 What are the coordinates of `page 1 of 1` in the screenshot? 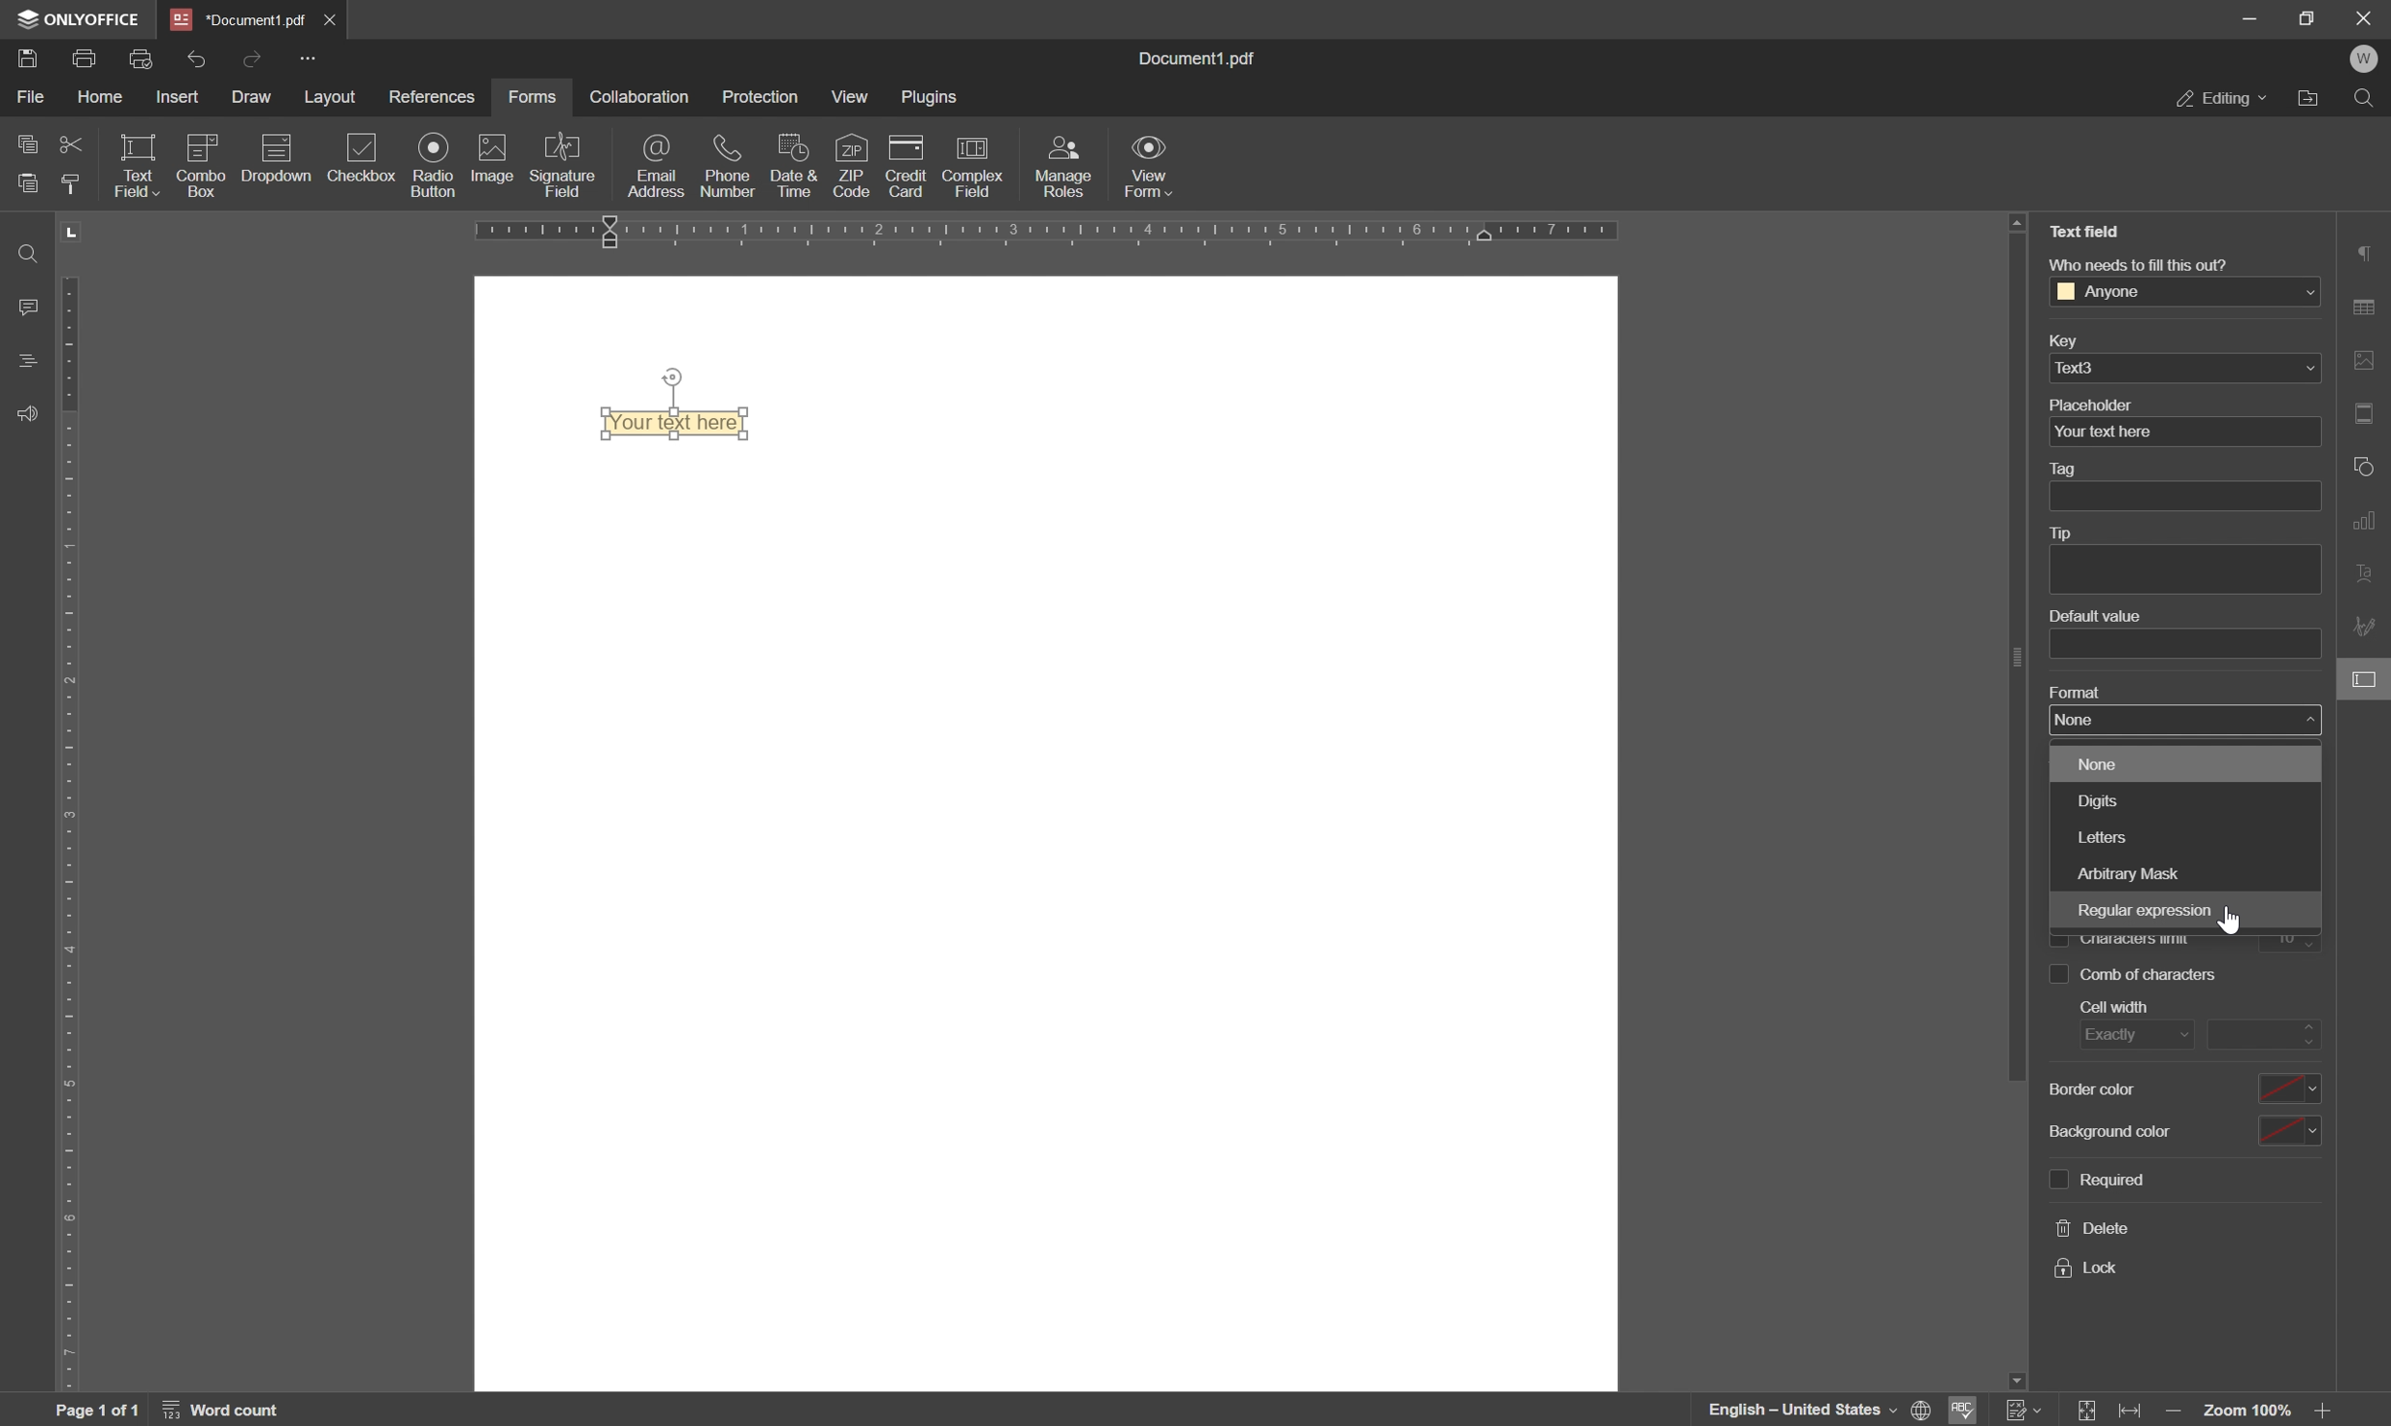 It's located at (99, 1411).